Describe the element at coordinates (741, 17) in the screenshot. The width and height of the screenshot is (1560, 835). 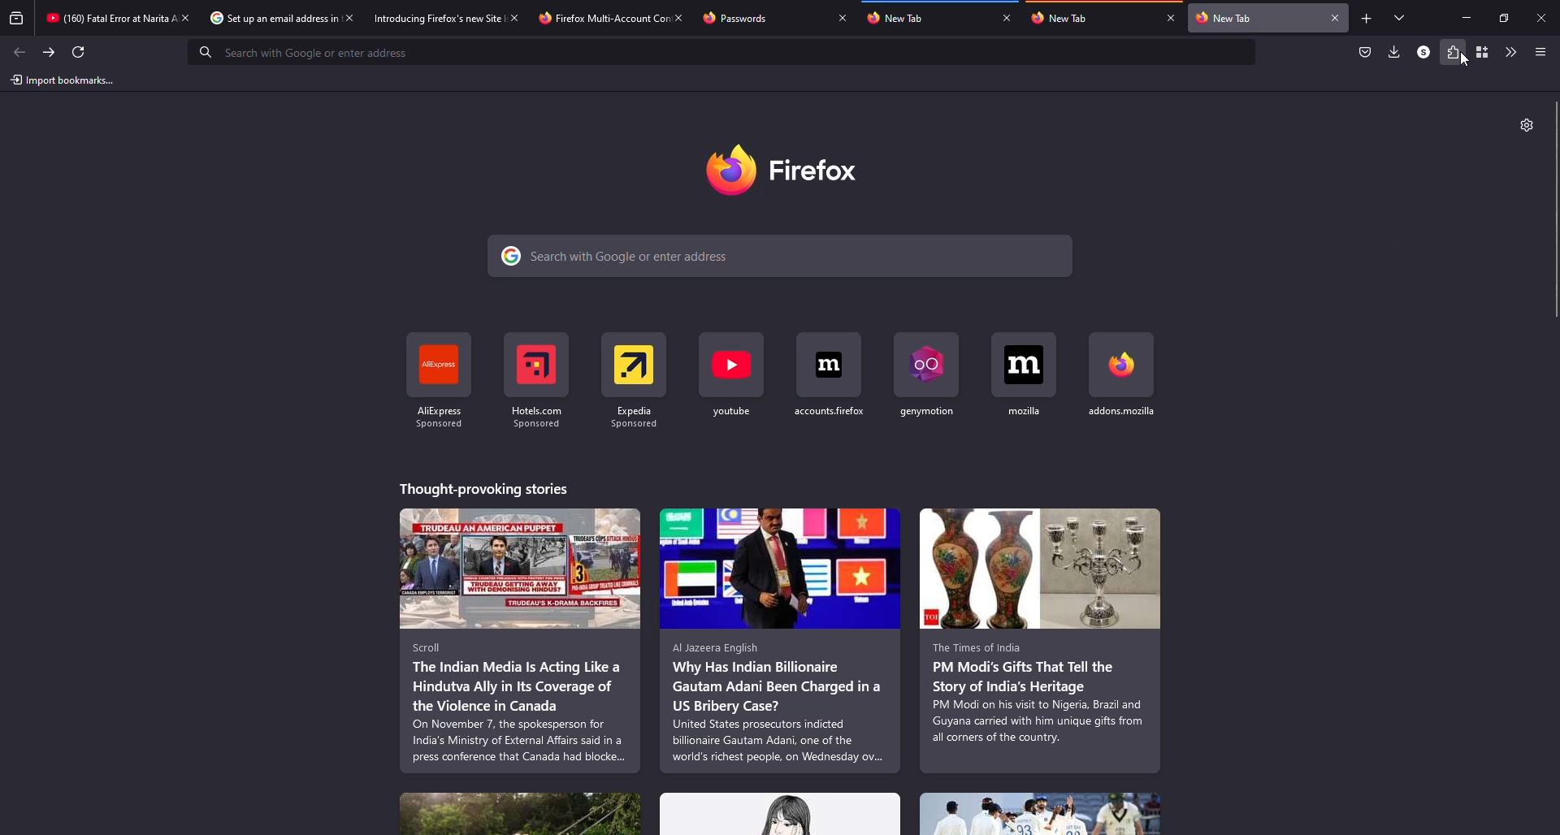
I see `tab` at that location.